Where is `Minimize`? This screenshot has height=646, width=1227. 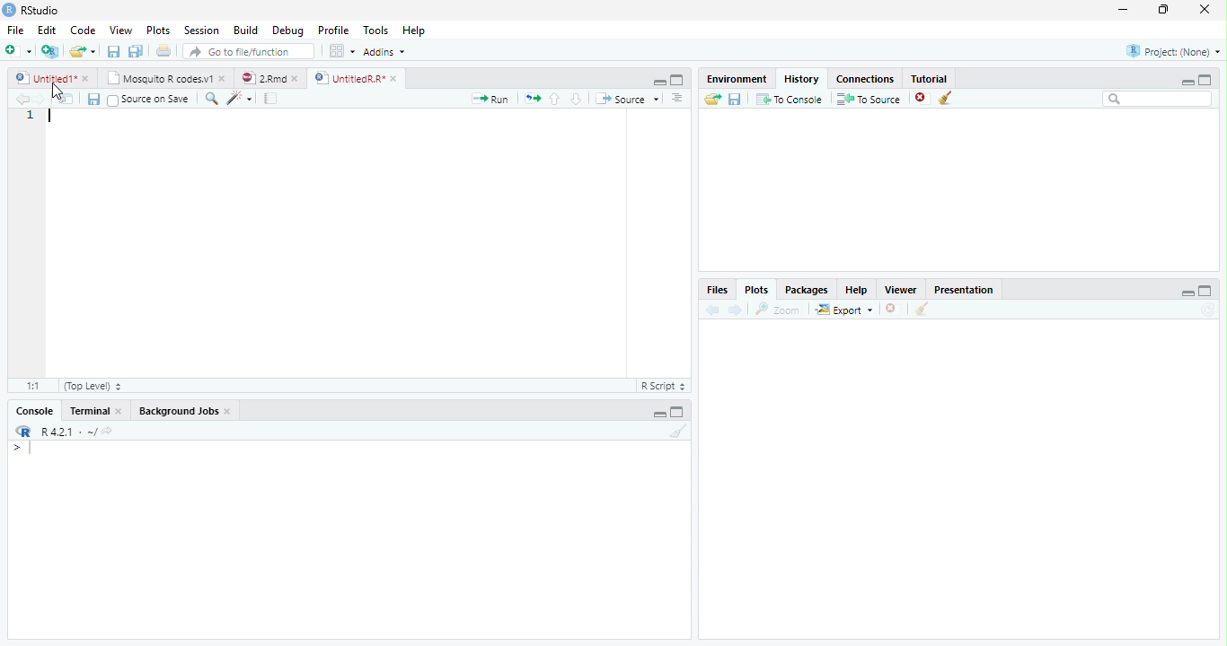
Minimize is located at coordinates (1187, 292).